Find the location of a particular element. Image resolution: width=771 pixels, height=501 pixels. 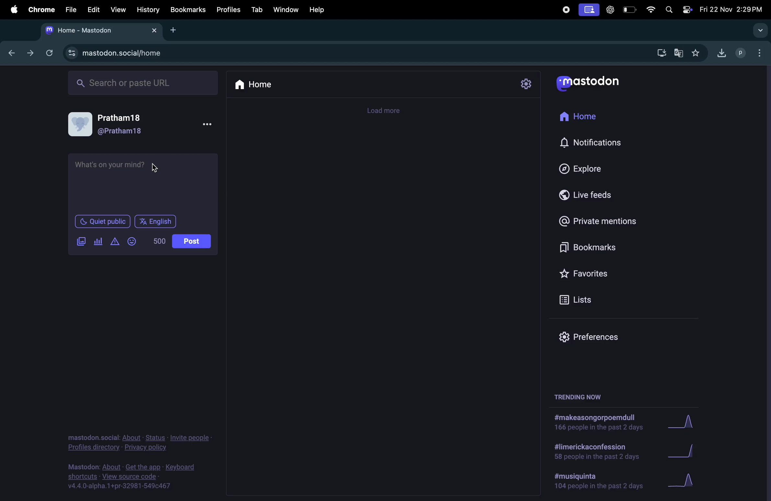

view is located at coordinates (116, 9).